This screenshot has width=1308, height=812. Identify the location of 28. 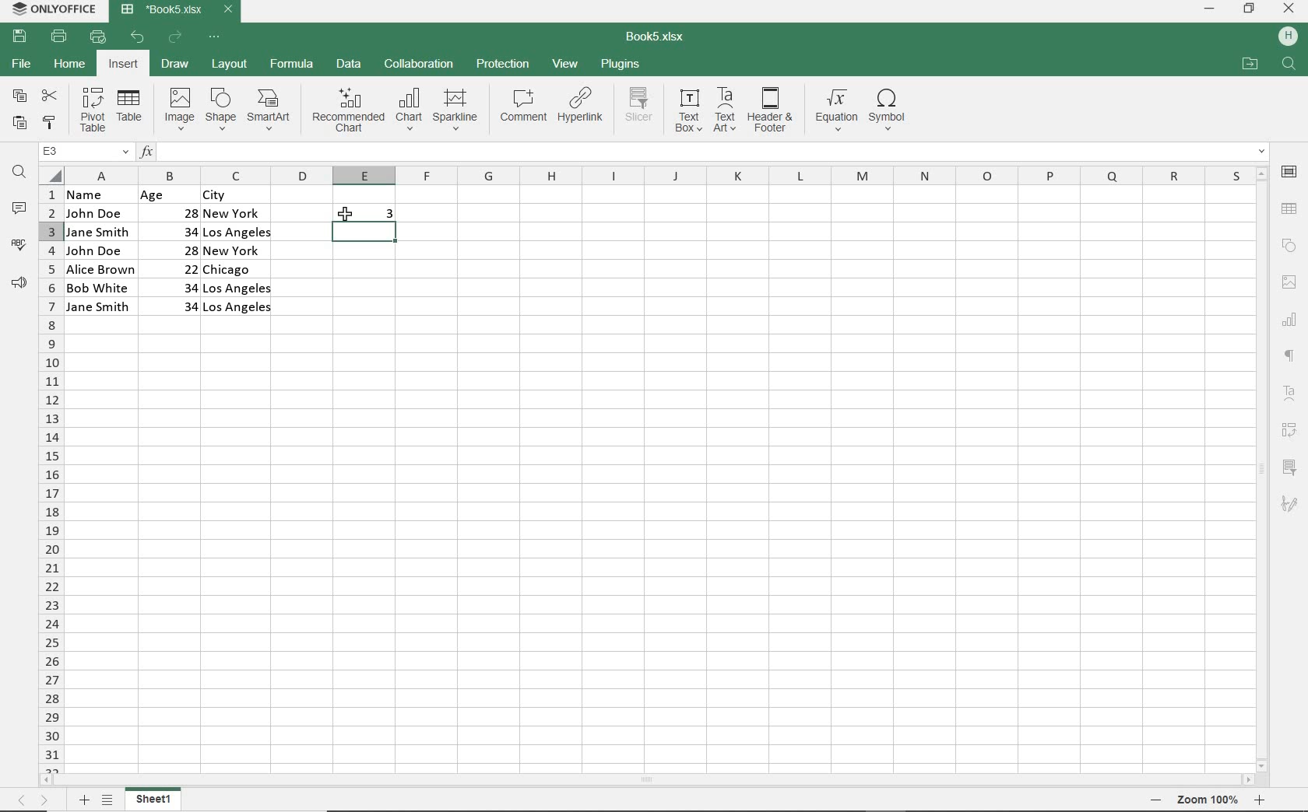
(181, 212).